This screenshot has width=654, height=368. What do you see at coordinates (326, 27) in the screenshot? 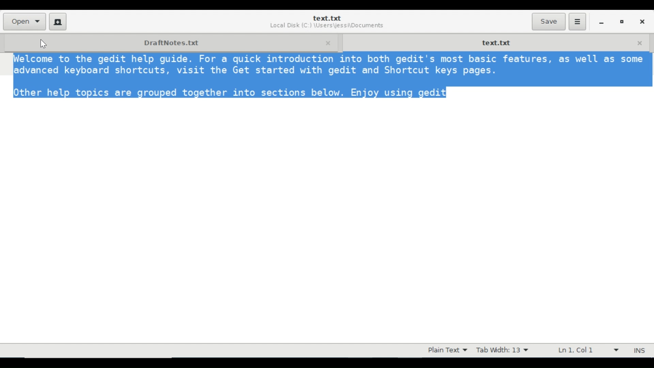
I see `Document path` at bounding box center [326, 27].